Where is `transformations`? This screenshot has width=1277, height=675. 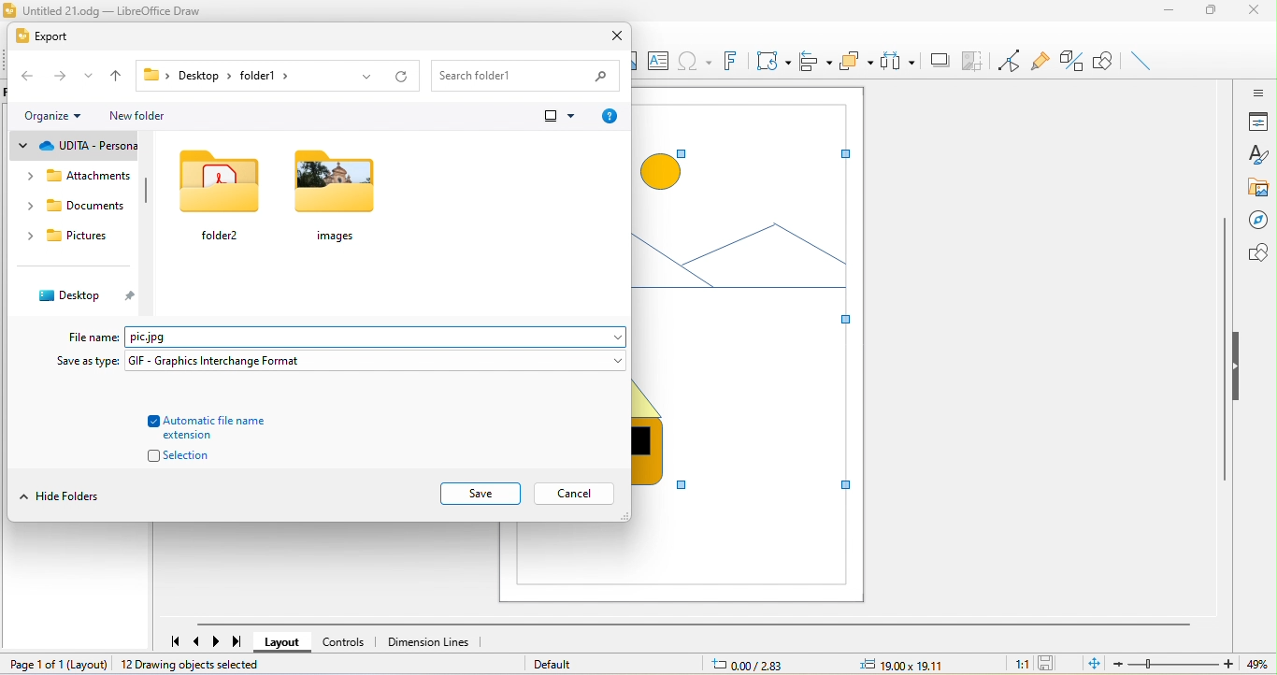 transformations is located at coordinates (772, 62).